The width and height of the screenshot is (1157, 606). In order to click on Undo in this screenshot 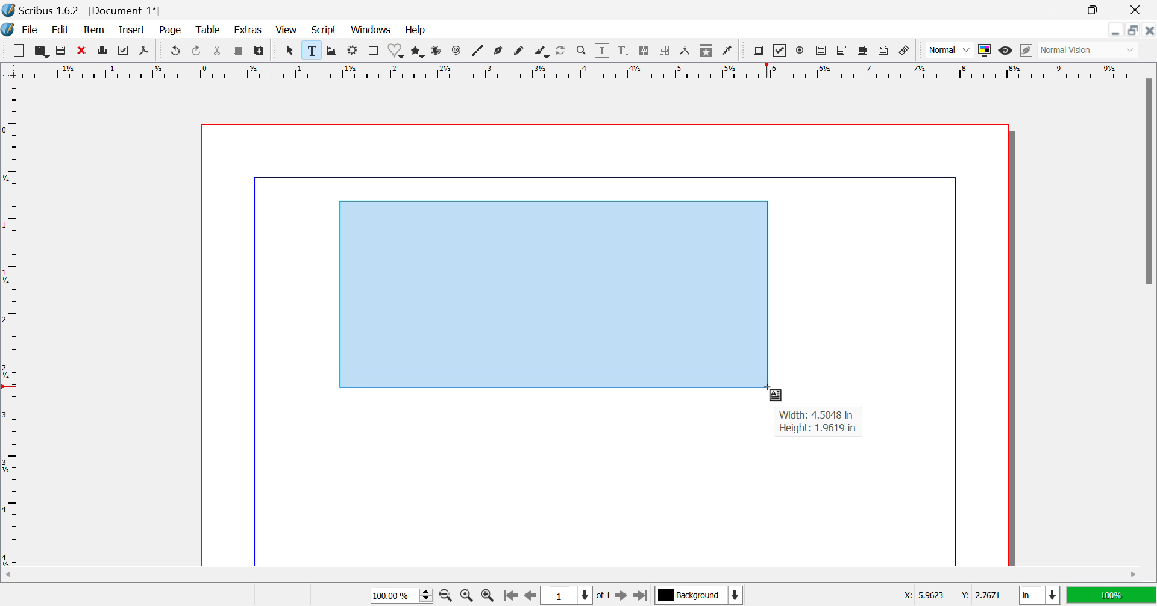, I will do `click(174, 52)`.